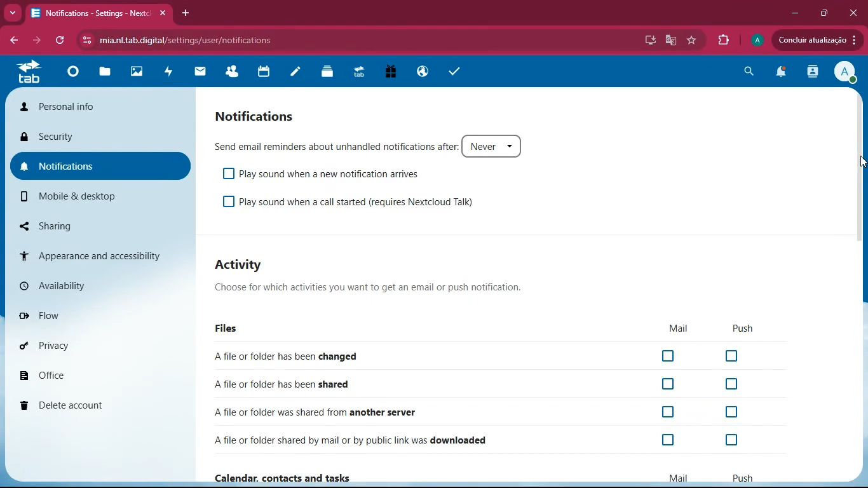  I want to click on extension, so click(723, 38).